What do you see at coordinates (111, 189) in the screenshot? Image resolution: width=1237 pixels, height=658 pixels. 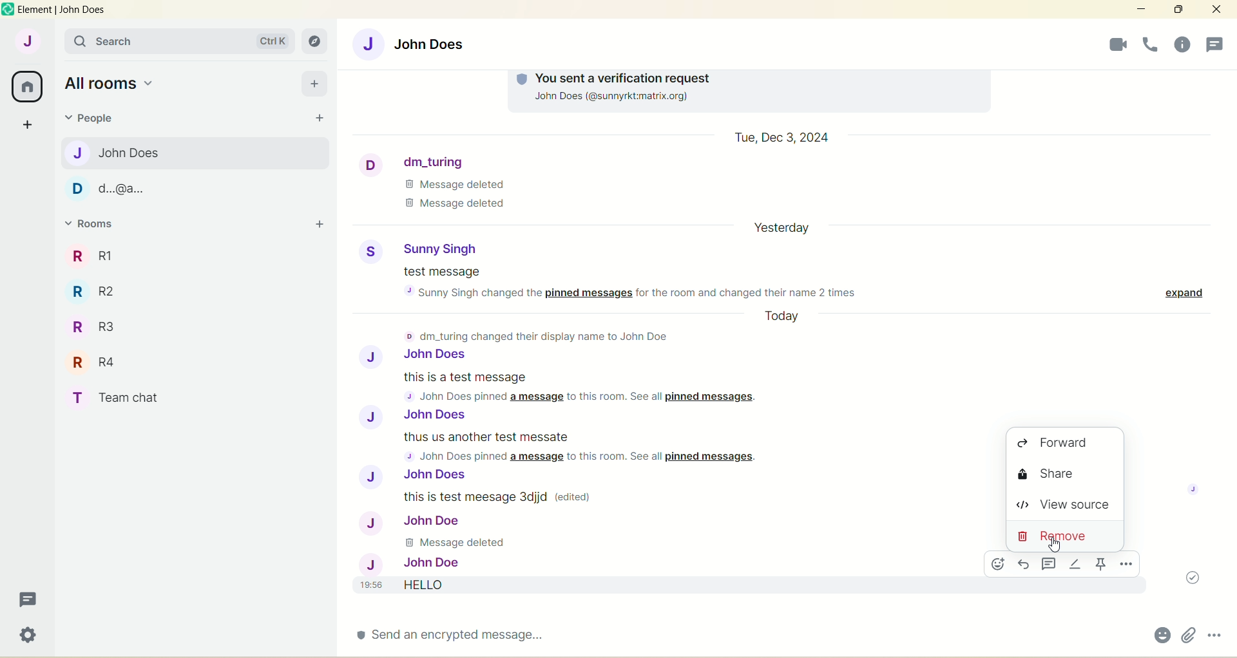 I see `d...@a...` at bounding box center [111, 189].